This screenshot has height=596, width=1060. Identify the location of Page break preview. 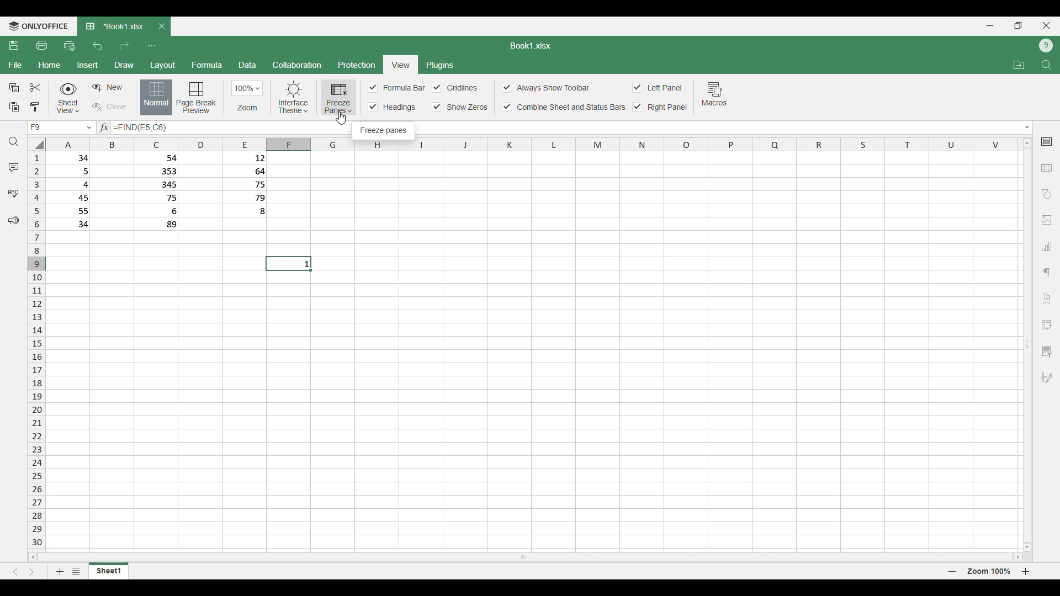
(197, 98).